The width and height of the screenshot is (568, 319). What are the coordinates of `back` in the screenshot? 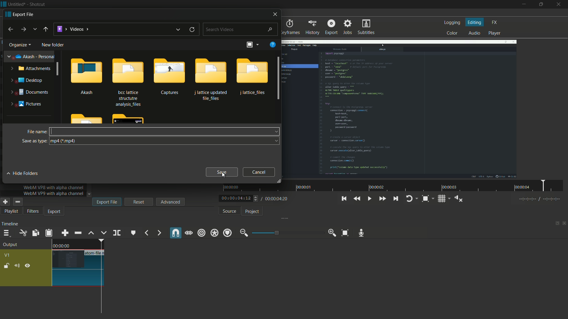 It's located at (10, 30).